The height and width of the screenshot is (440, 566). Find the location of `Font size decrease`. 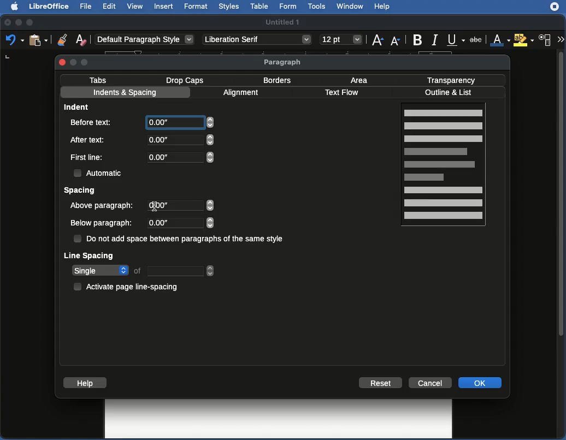

Font size decrease is located at coordinates (397, 41).